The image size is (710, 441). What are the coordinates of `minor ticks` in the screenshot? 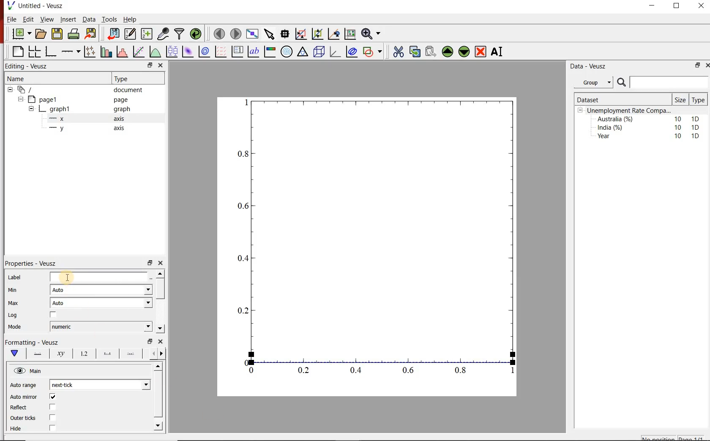 It's located at (131, 353).